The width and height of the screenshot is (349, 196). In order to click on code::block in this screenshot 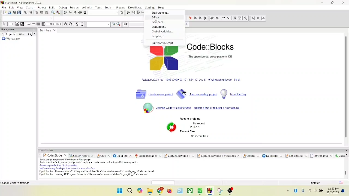, I will do `click(25, 2)`.